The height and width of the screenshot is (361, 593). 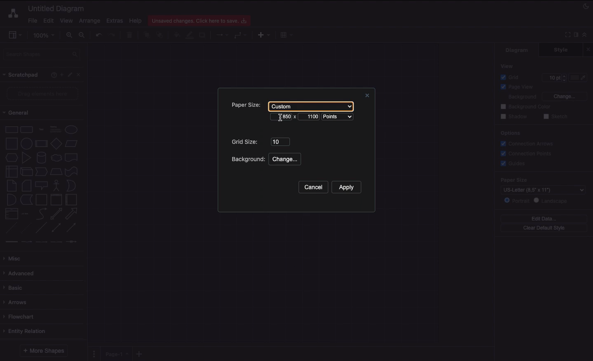 What do you see at coordinates (544, 228) in the screenshot?
I see `Clear default style` at bounding box center [544, 228].